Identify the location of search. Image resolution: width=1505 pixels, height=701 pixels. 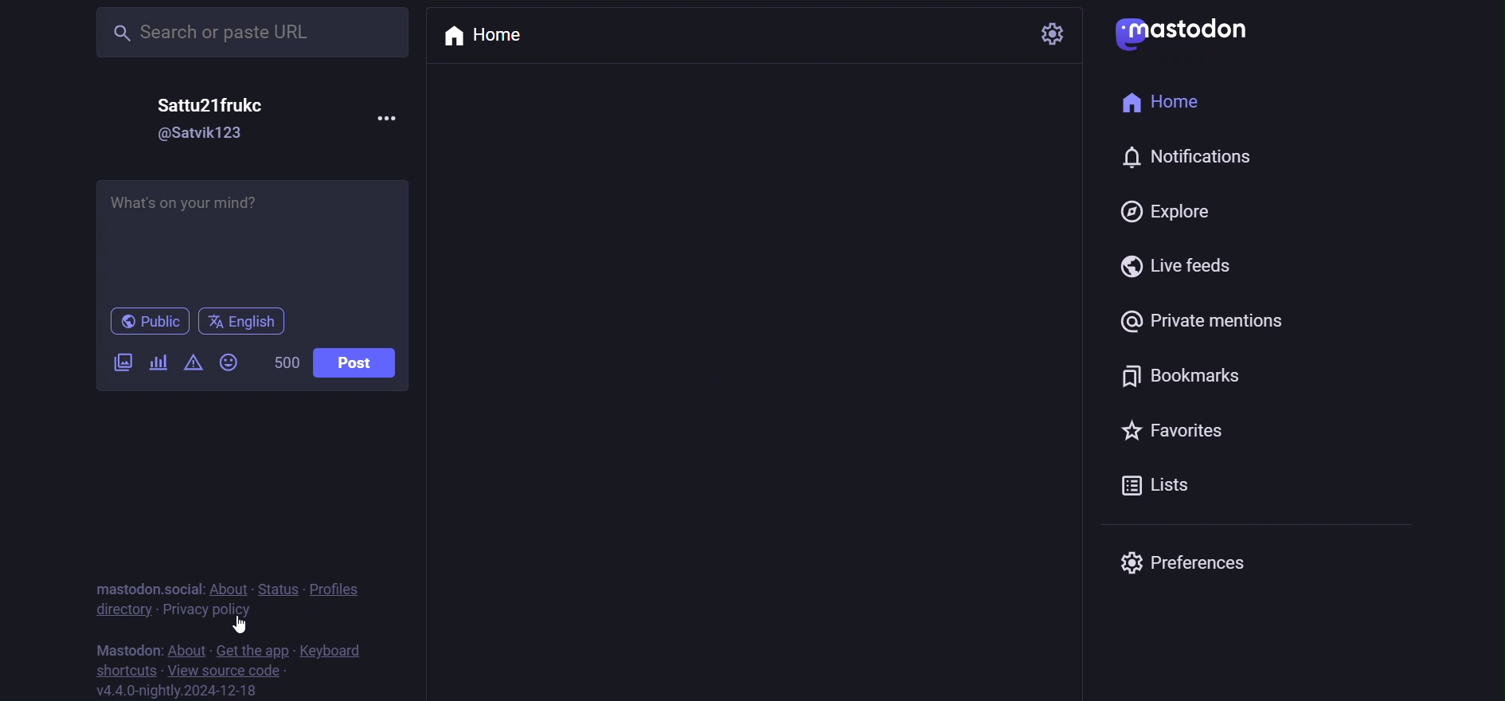
(249, 34).